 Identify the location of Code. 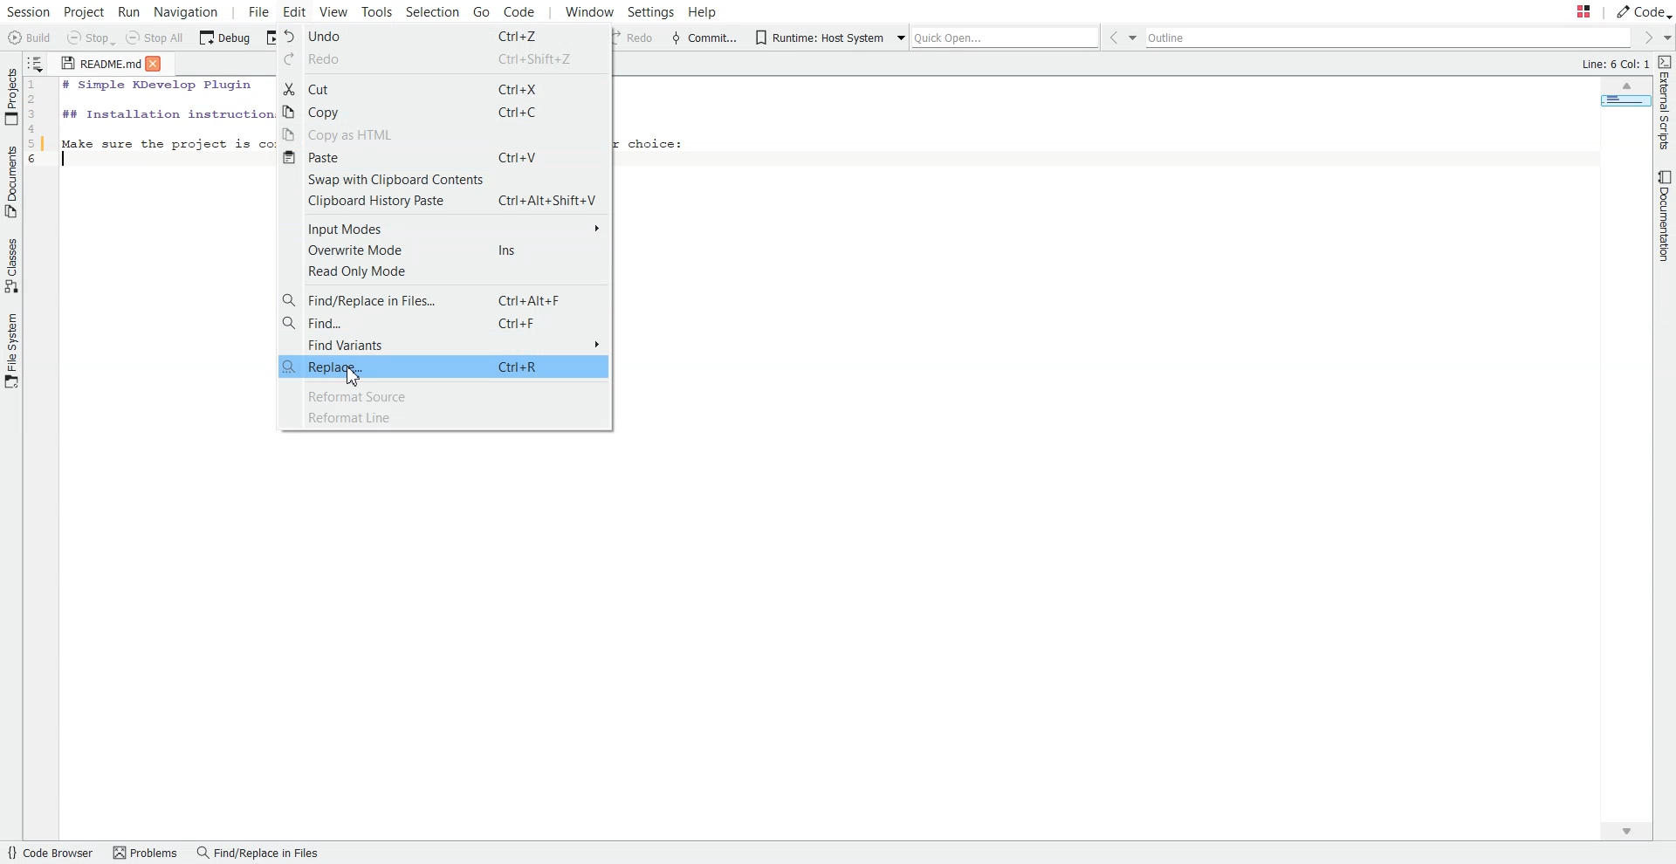
(1643, 11).